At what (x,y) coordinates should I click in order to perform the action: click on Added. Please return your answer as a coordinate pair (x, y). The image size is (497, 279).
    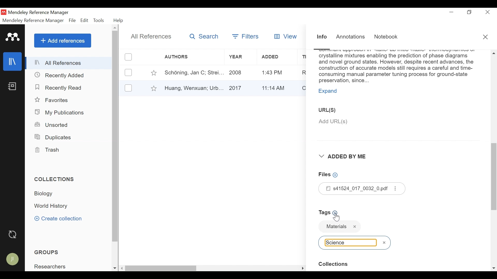
    Looking at the image, I should click on (275, 87).